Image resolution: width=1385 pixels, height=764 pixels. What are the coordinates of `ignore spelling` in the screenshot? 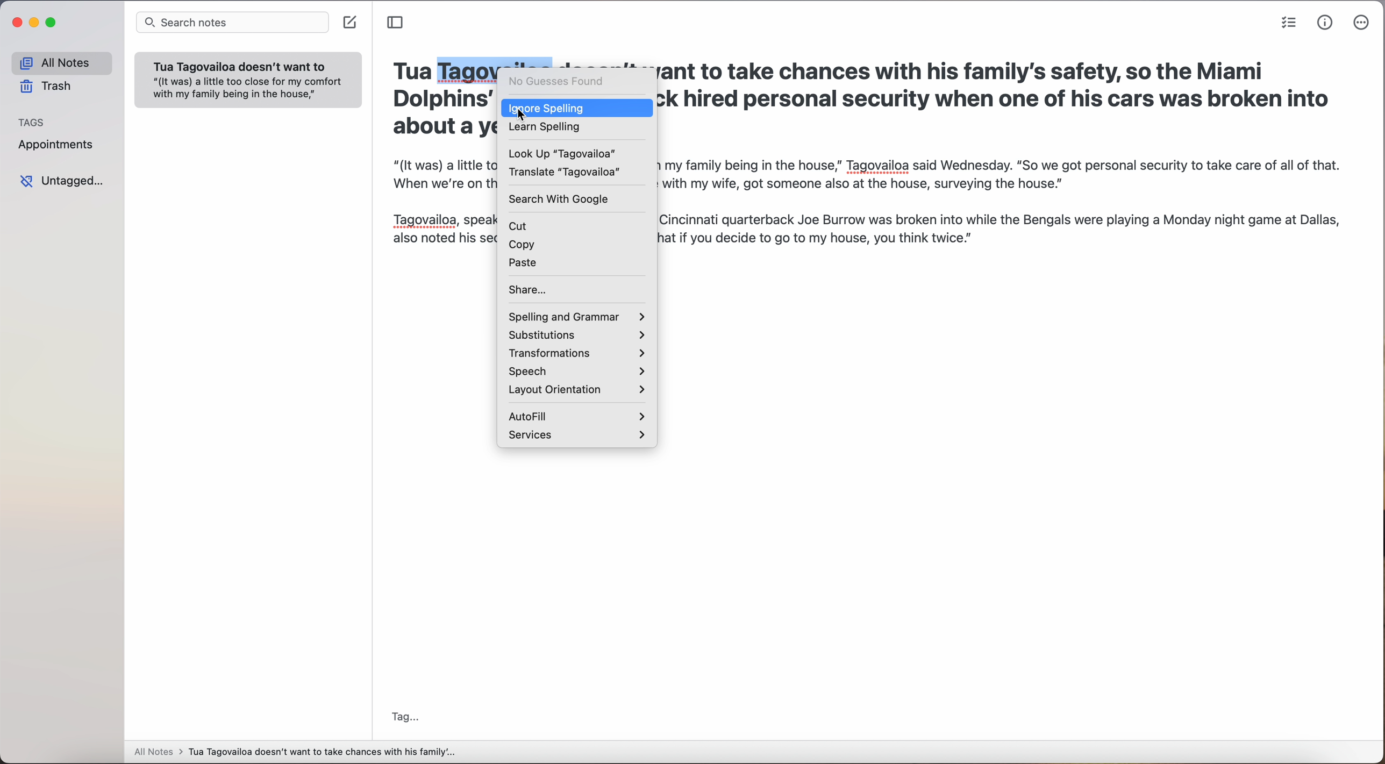 It's located at (592, 107).